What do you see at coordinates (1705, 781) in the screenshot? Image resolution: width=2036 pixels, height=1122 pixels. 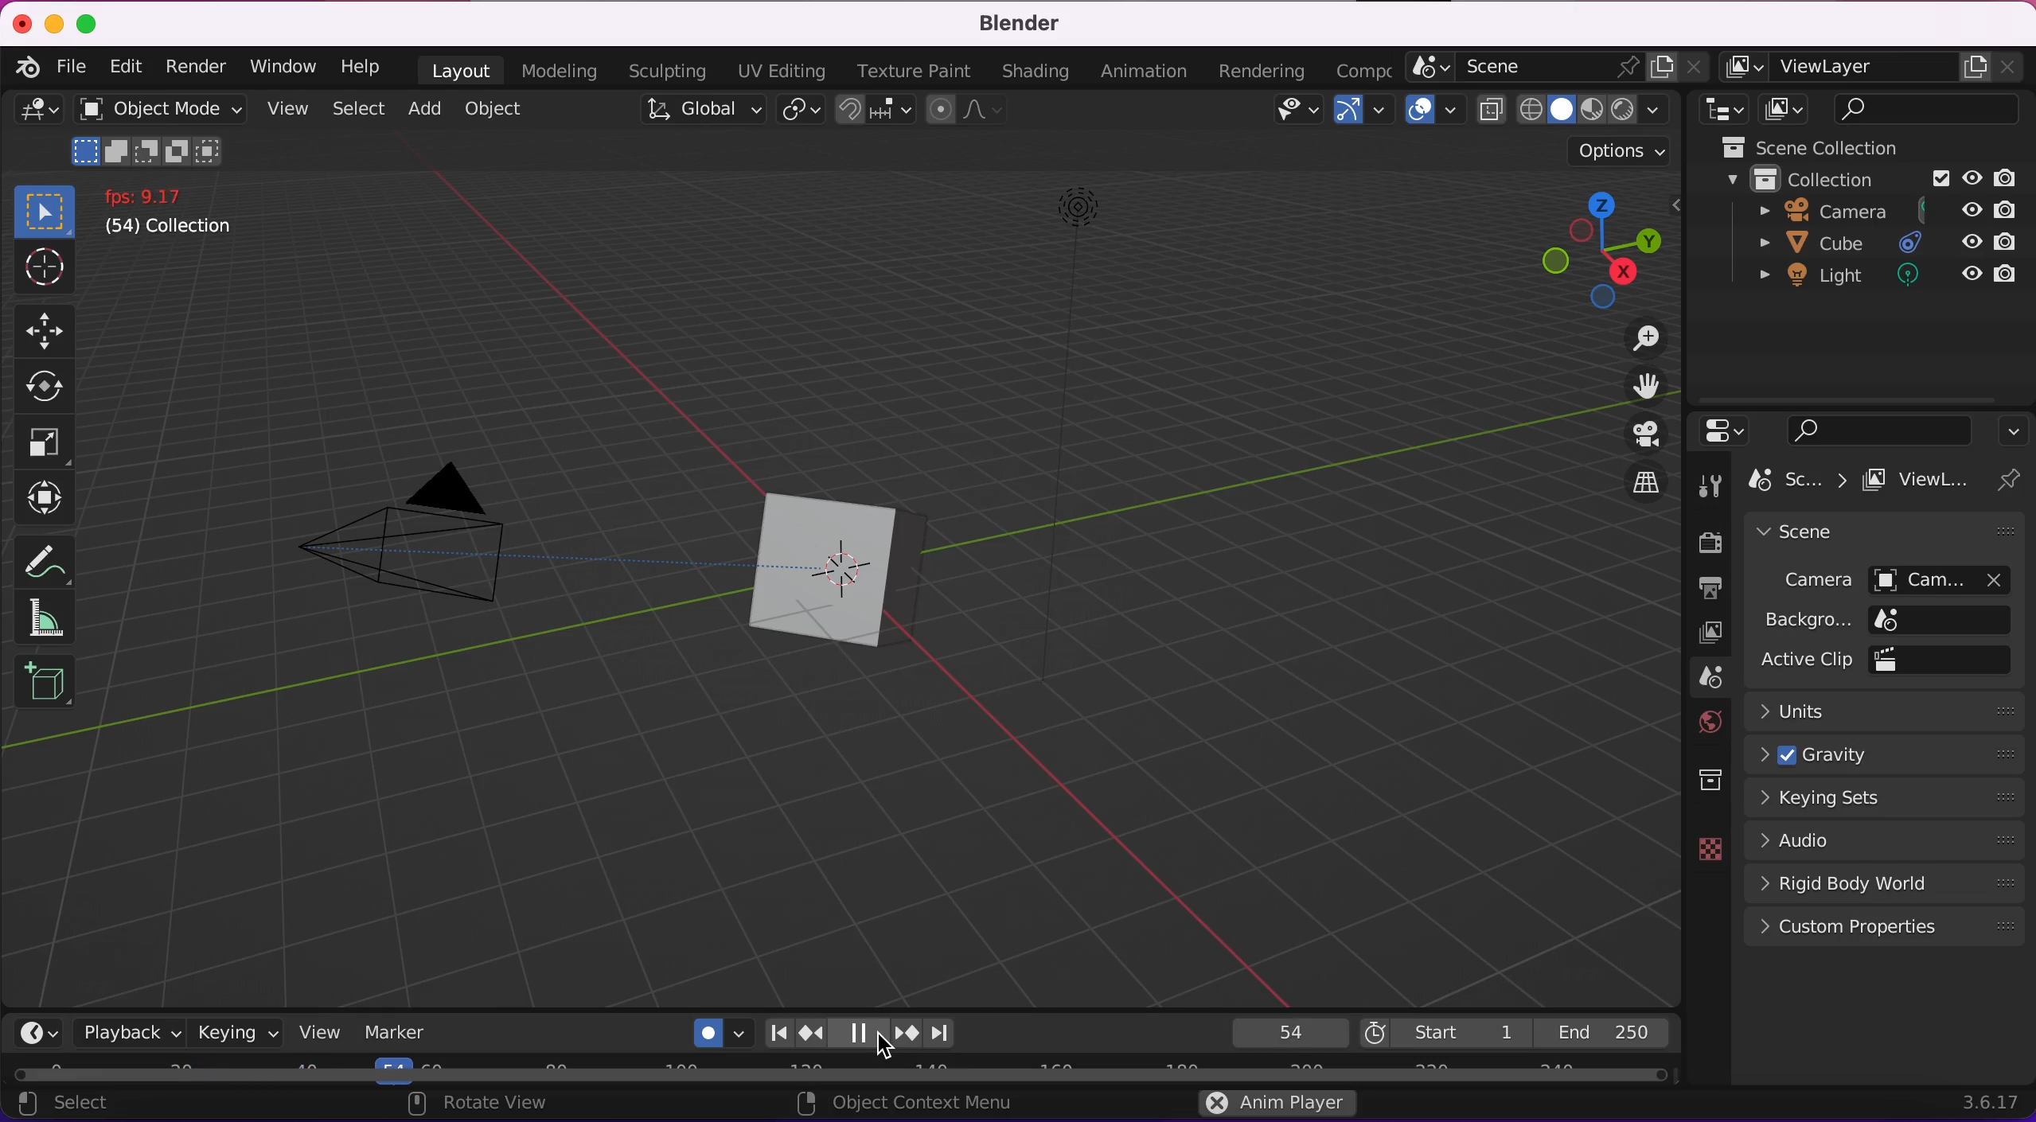 I see `collections` at bounding box center [1705, 781].